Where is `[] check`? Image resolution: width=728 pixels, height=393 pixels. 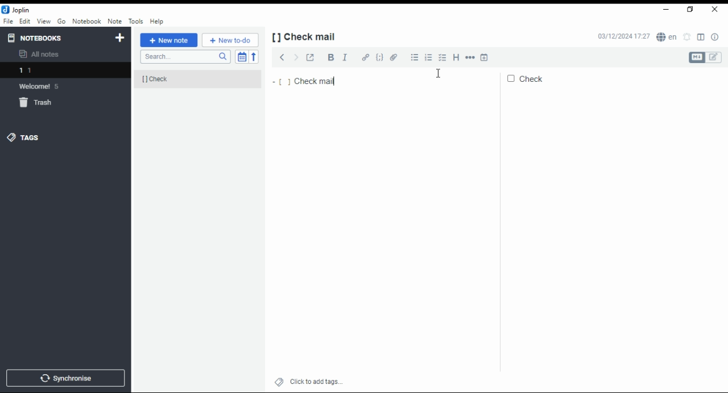 [] check is located at coordinates (189, 79).